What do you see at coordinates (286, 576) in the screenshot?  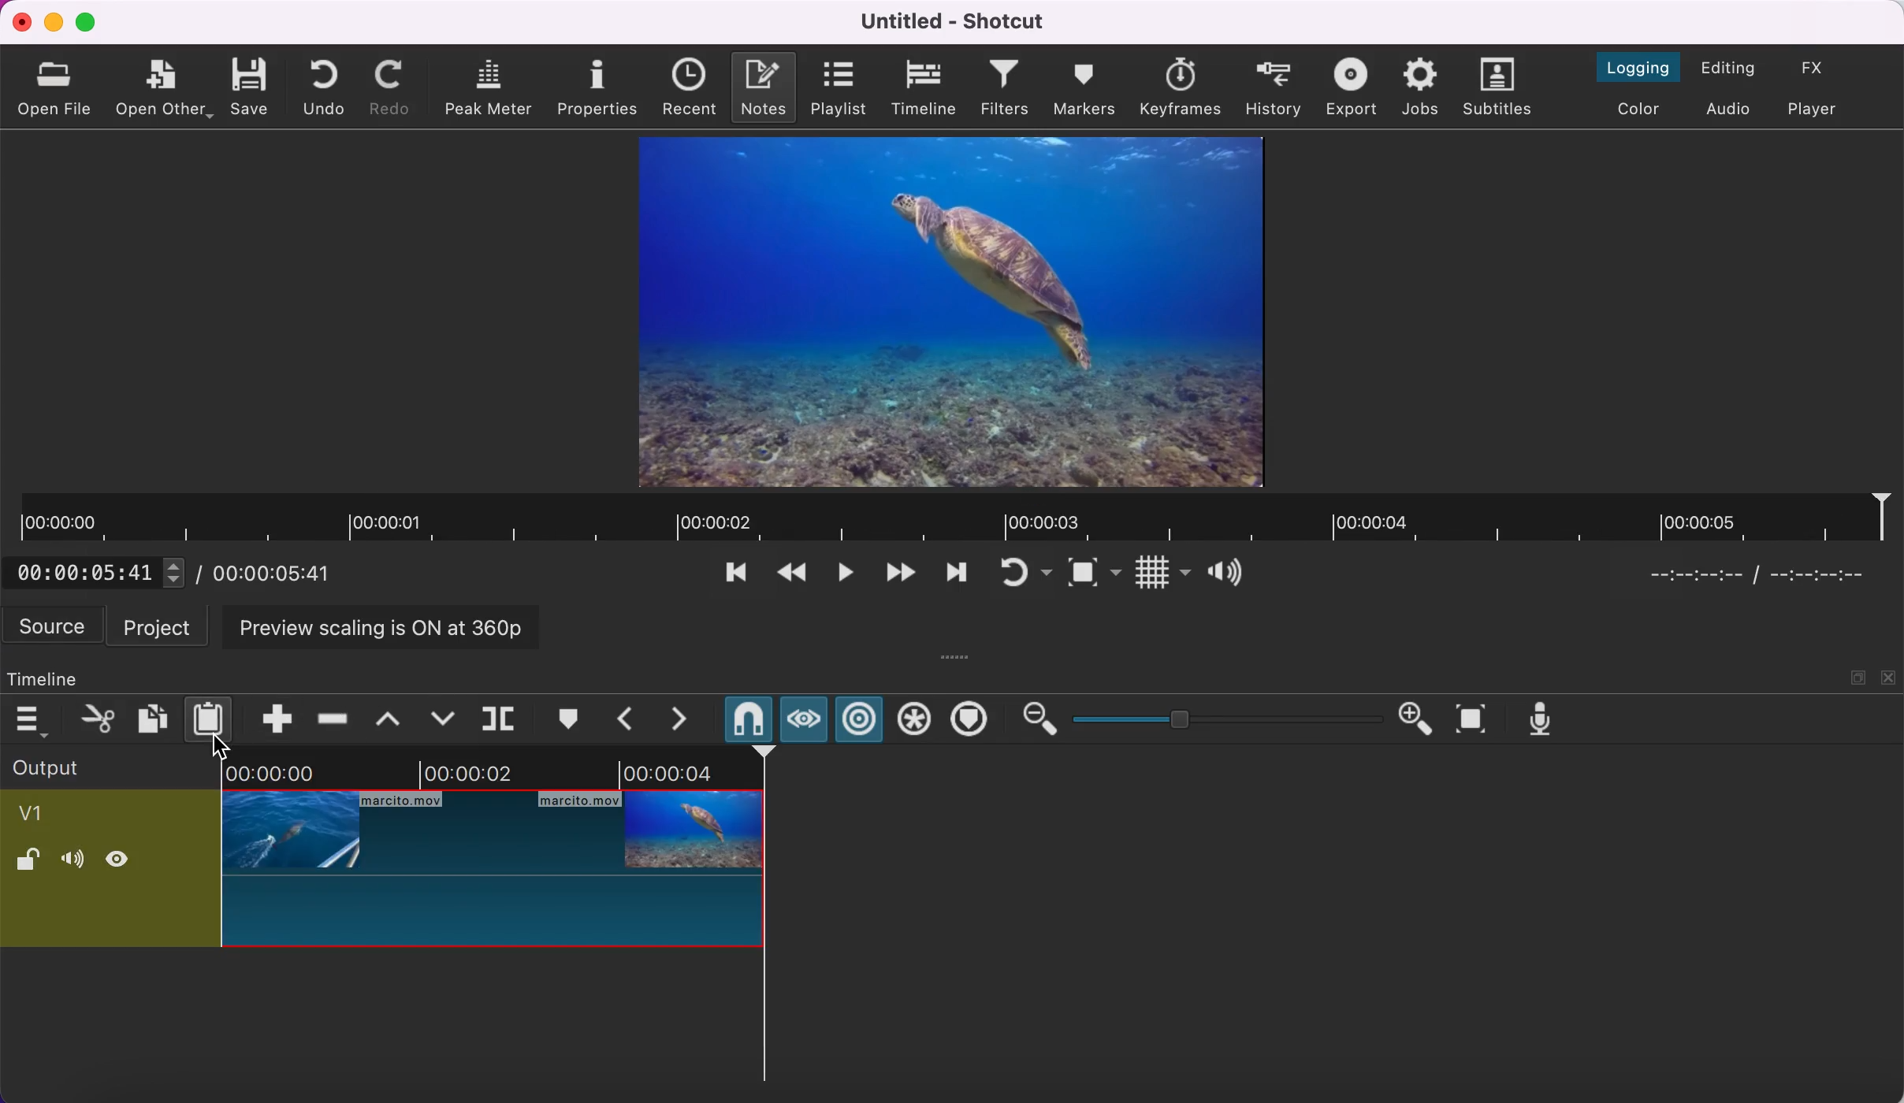 I see `total duration` at bounding box center [286, 576].